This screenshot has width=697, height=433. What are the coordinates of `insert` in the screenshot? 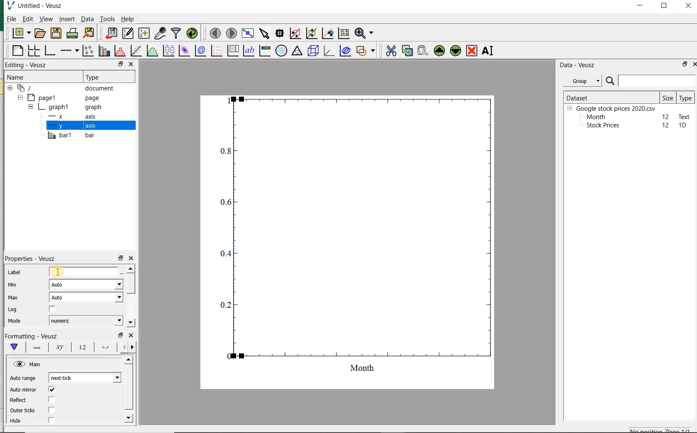 It's located at (67, 19).